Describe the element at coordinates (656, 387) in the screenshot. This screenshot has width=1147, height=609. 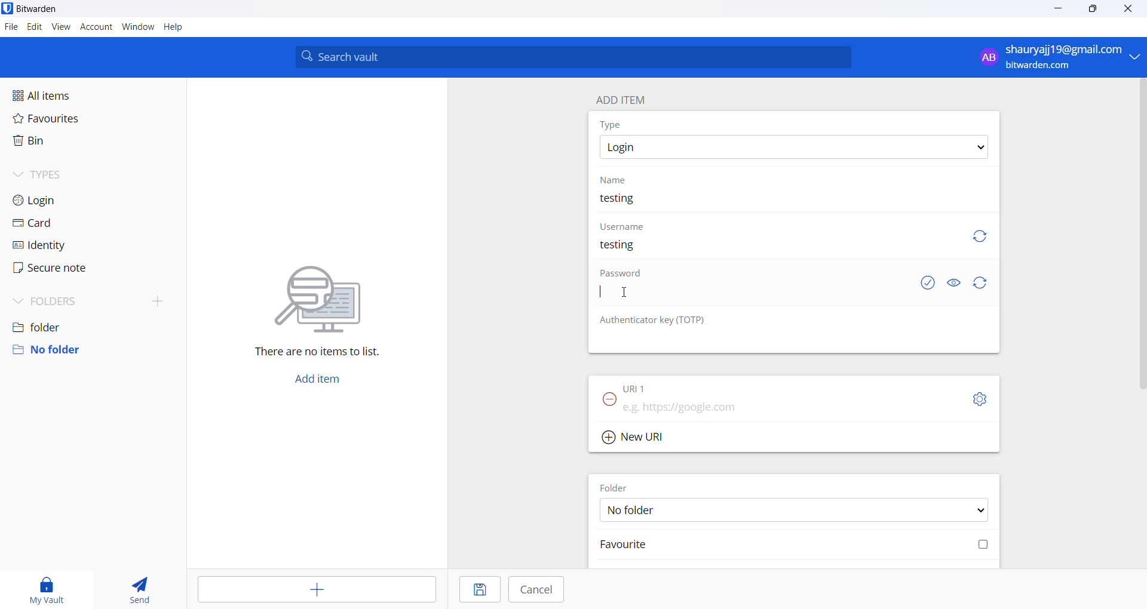
I see `URL 1` at that location.